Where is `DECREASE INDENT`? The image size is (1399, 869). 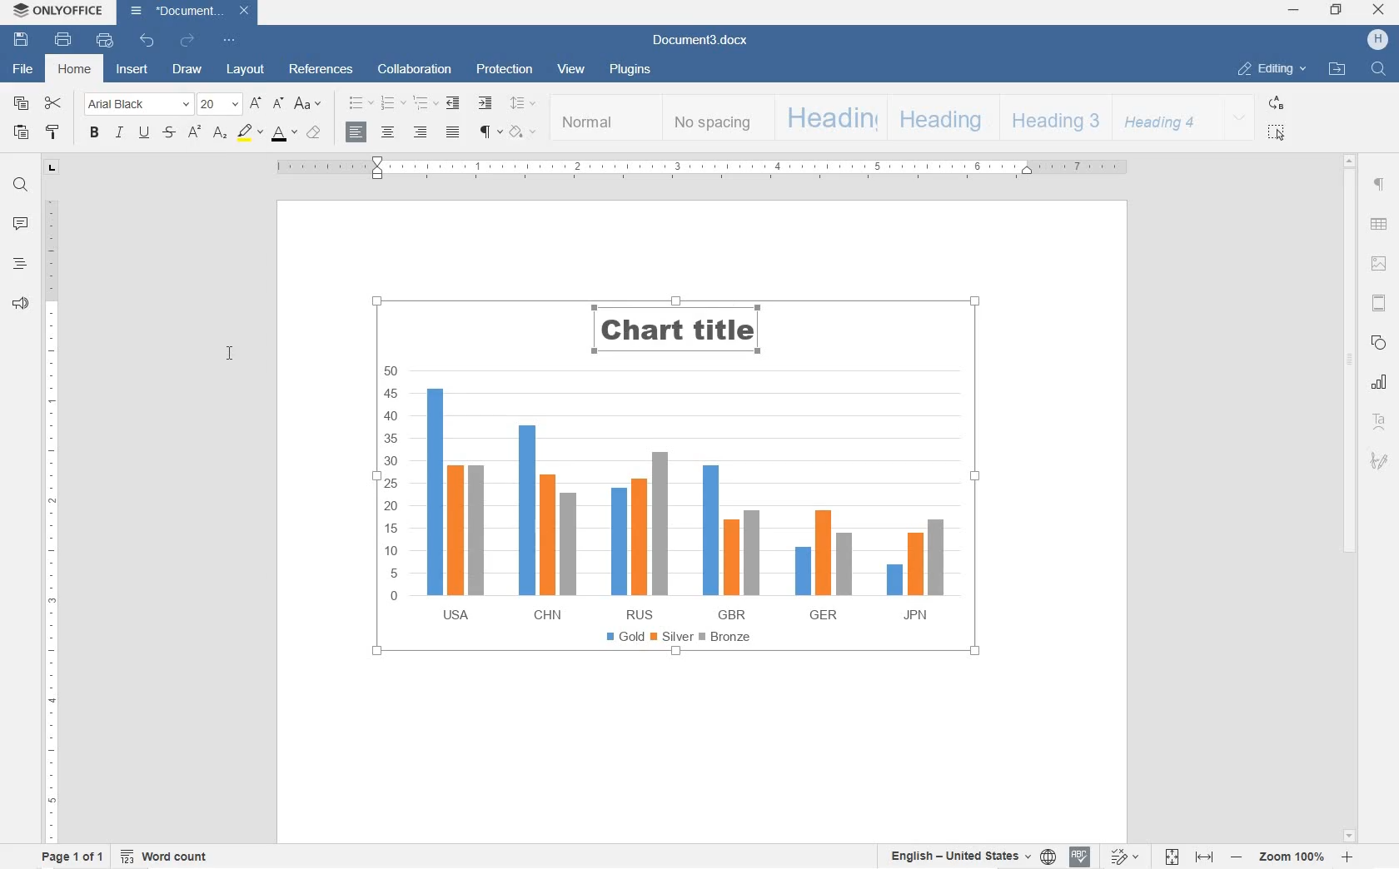 DECREASE INDENT is located at coordinates (451, 104).